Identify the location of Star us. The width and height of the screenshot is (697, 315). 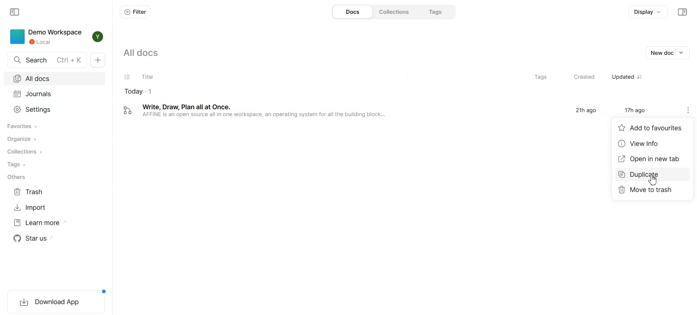
(56, 238).